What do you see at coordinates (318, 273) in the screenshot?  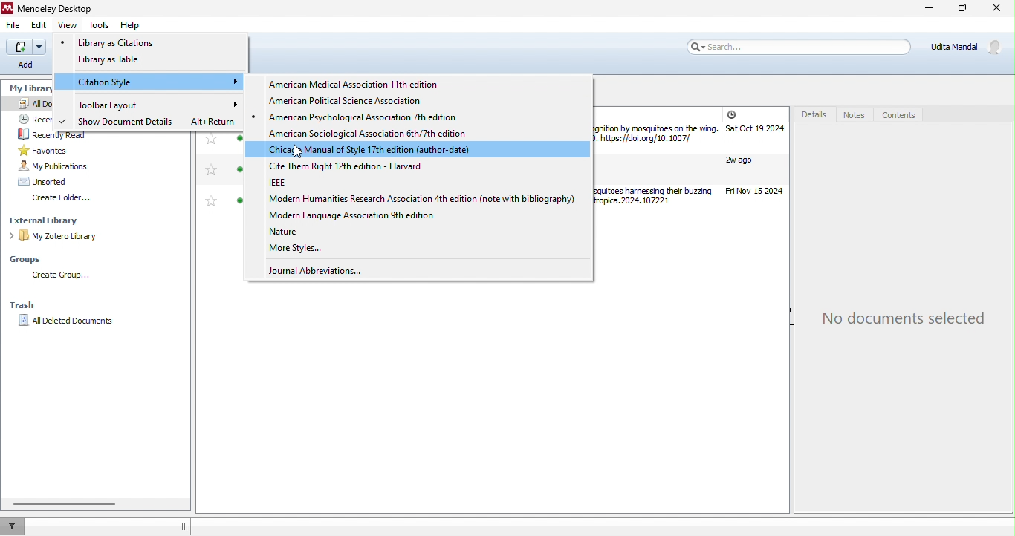 I see `journal abbreviations` at bounding box center [318, 273].